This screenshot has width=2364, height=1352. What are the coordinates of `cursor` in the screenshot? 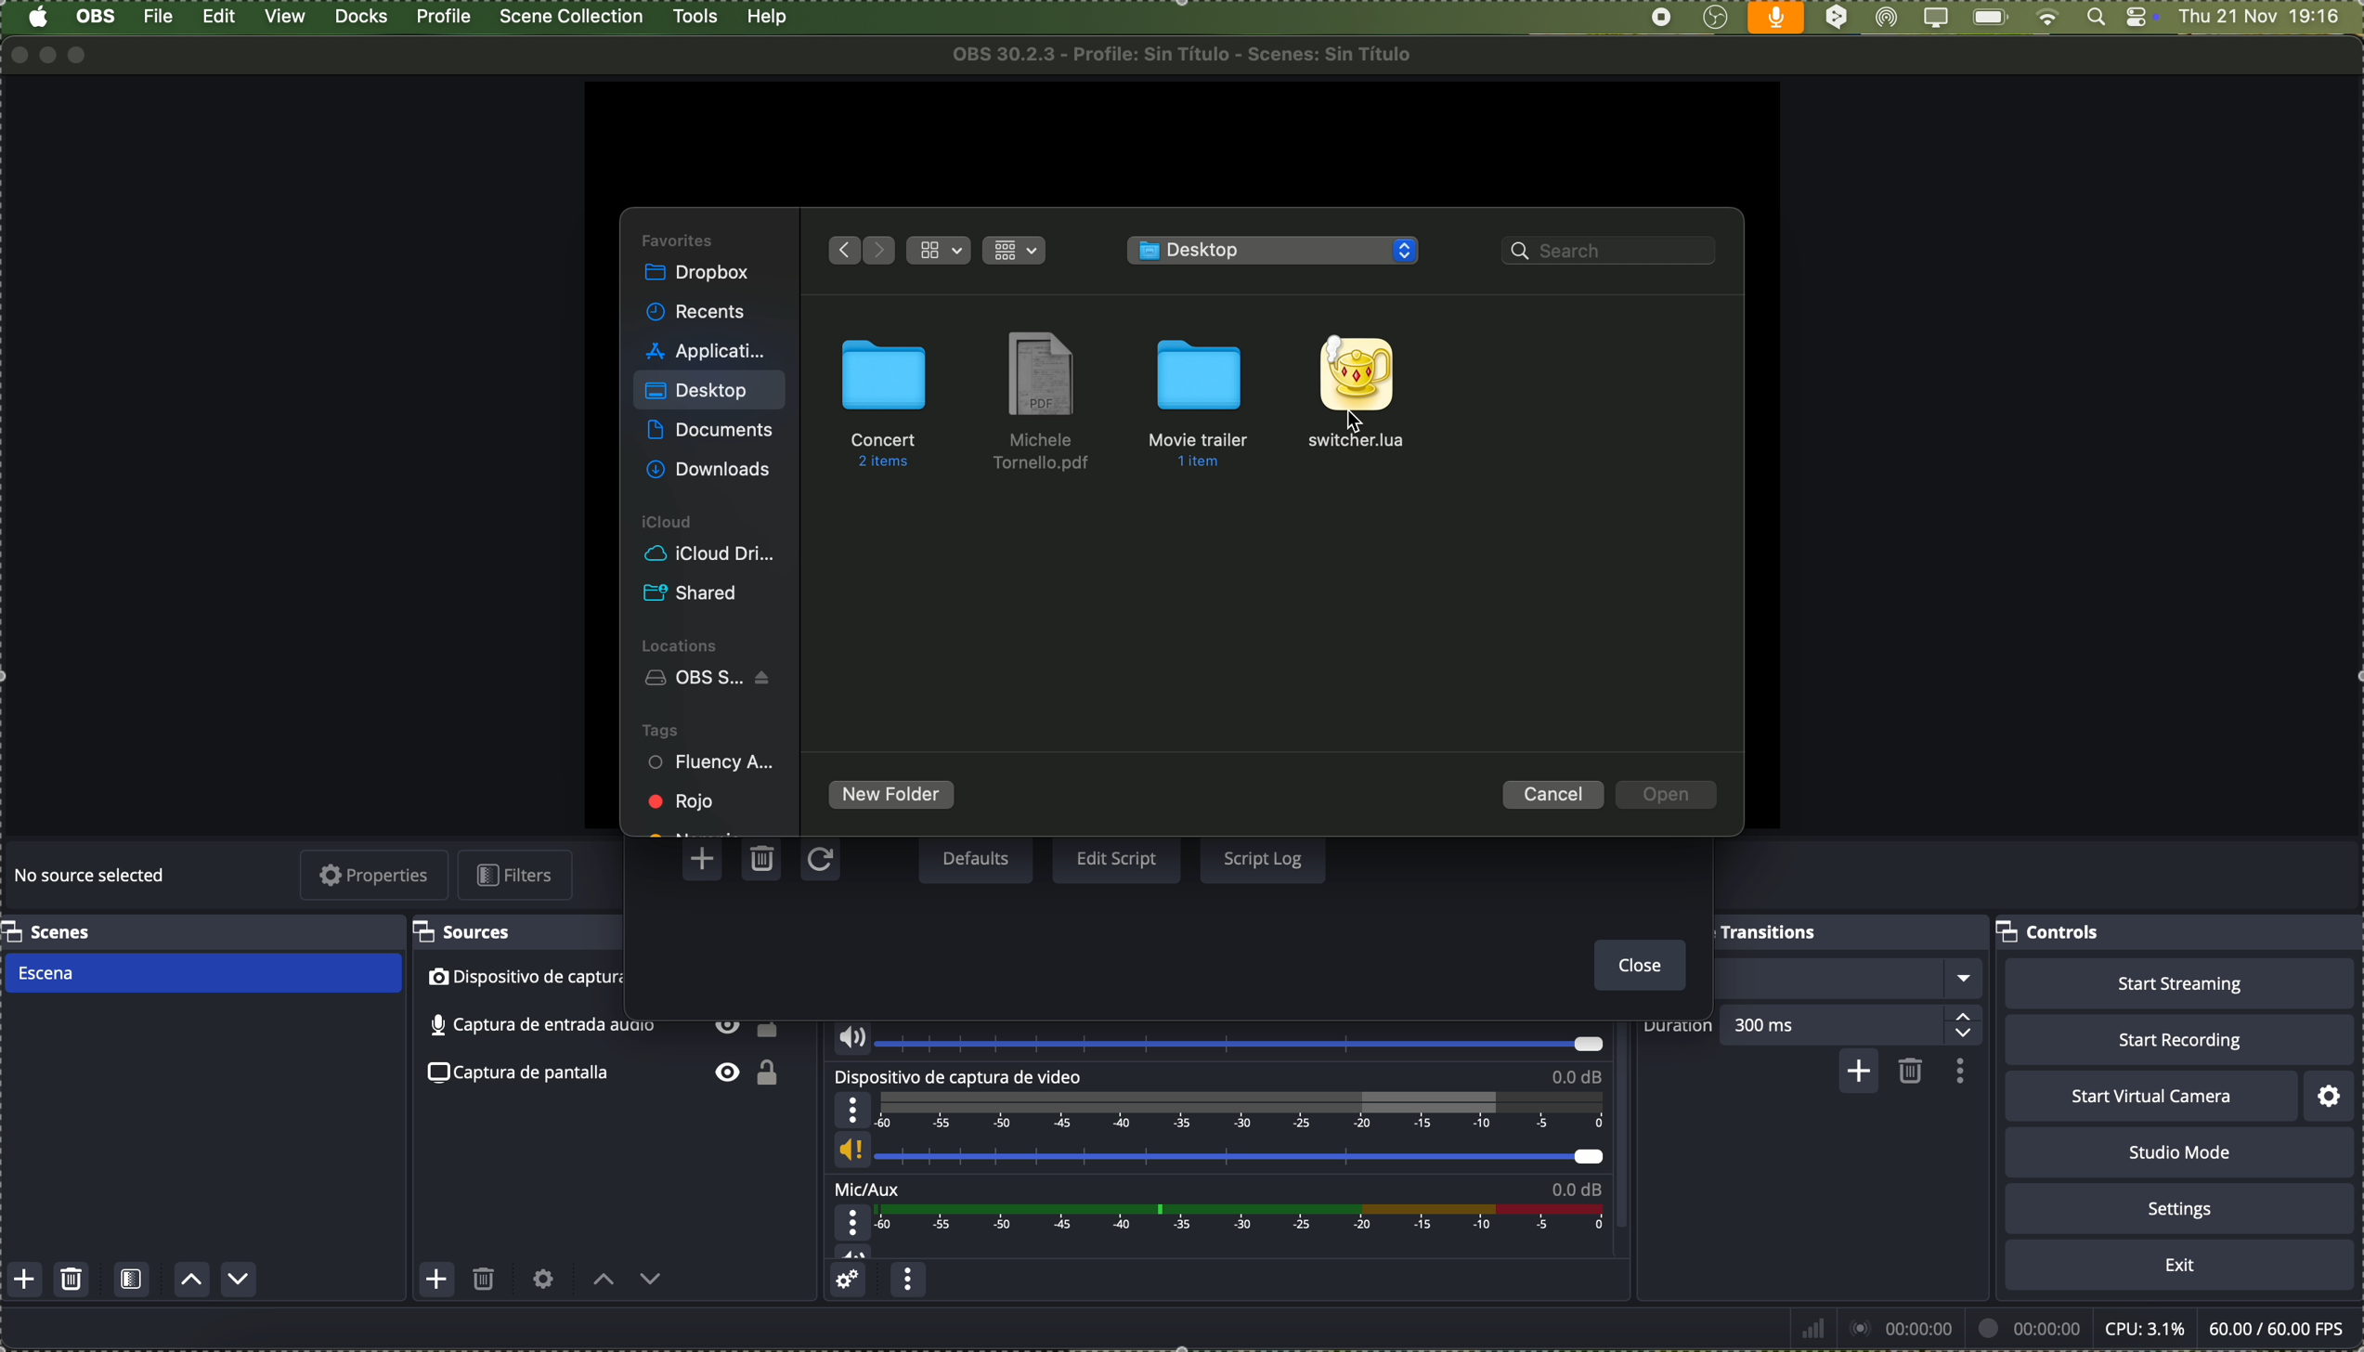 It's located at (1365, 421).